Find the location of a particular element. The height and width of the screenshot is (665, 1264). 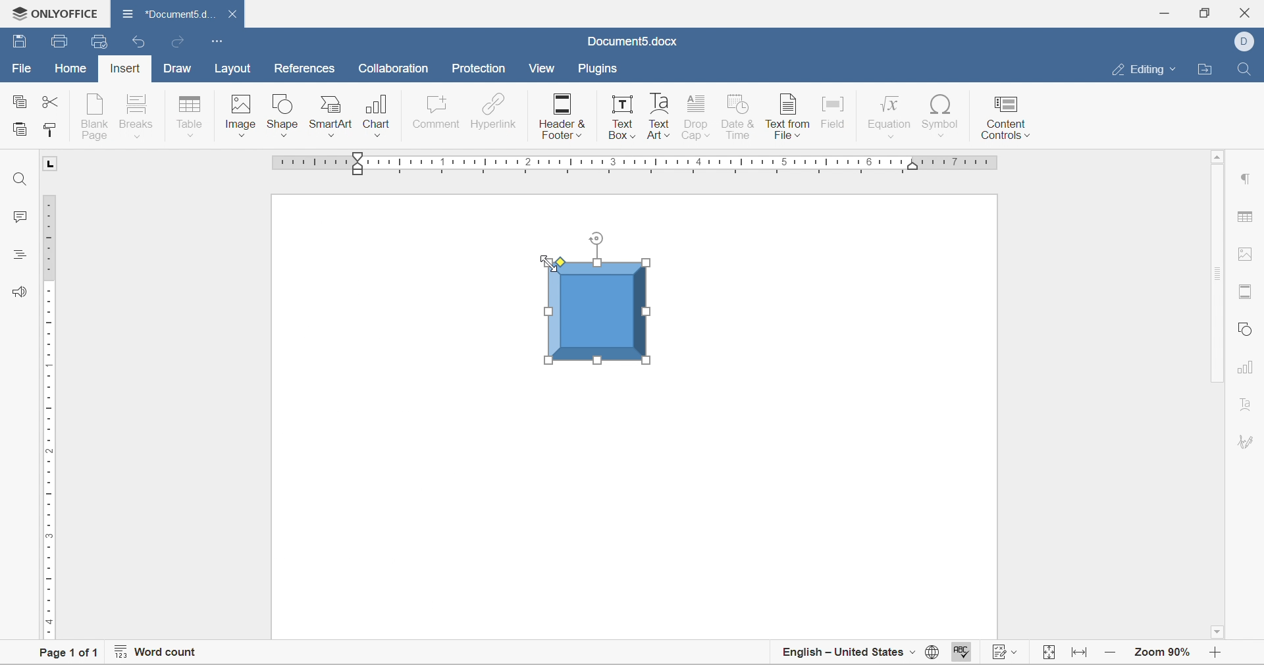

cut is located at coordinates (47, 103).